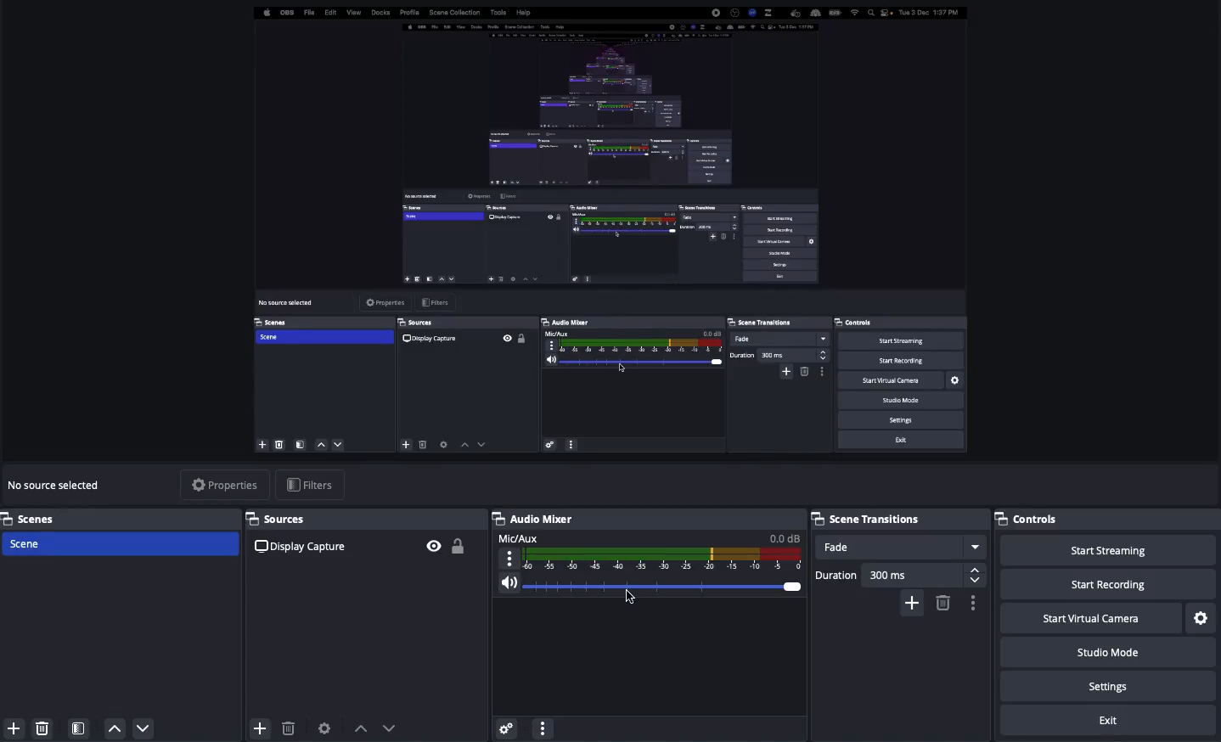 The image size is (1221, 742). What do you see at coordinates (258, 725) in the screenshot?
I see `Add` at bounding box center [258, 725].